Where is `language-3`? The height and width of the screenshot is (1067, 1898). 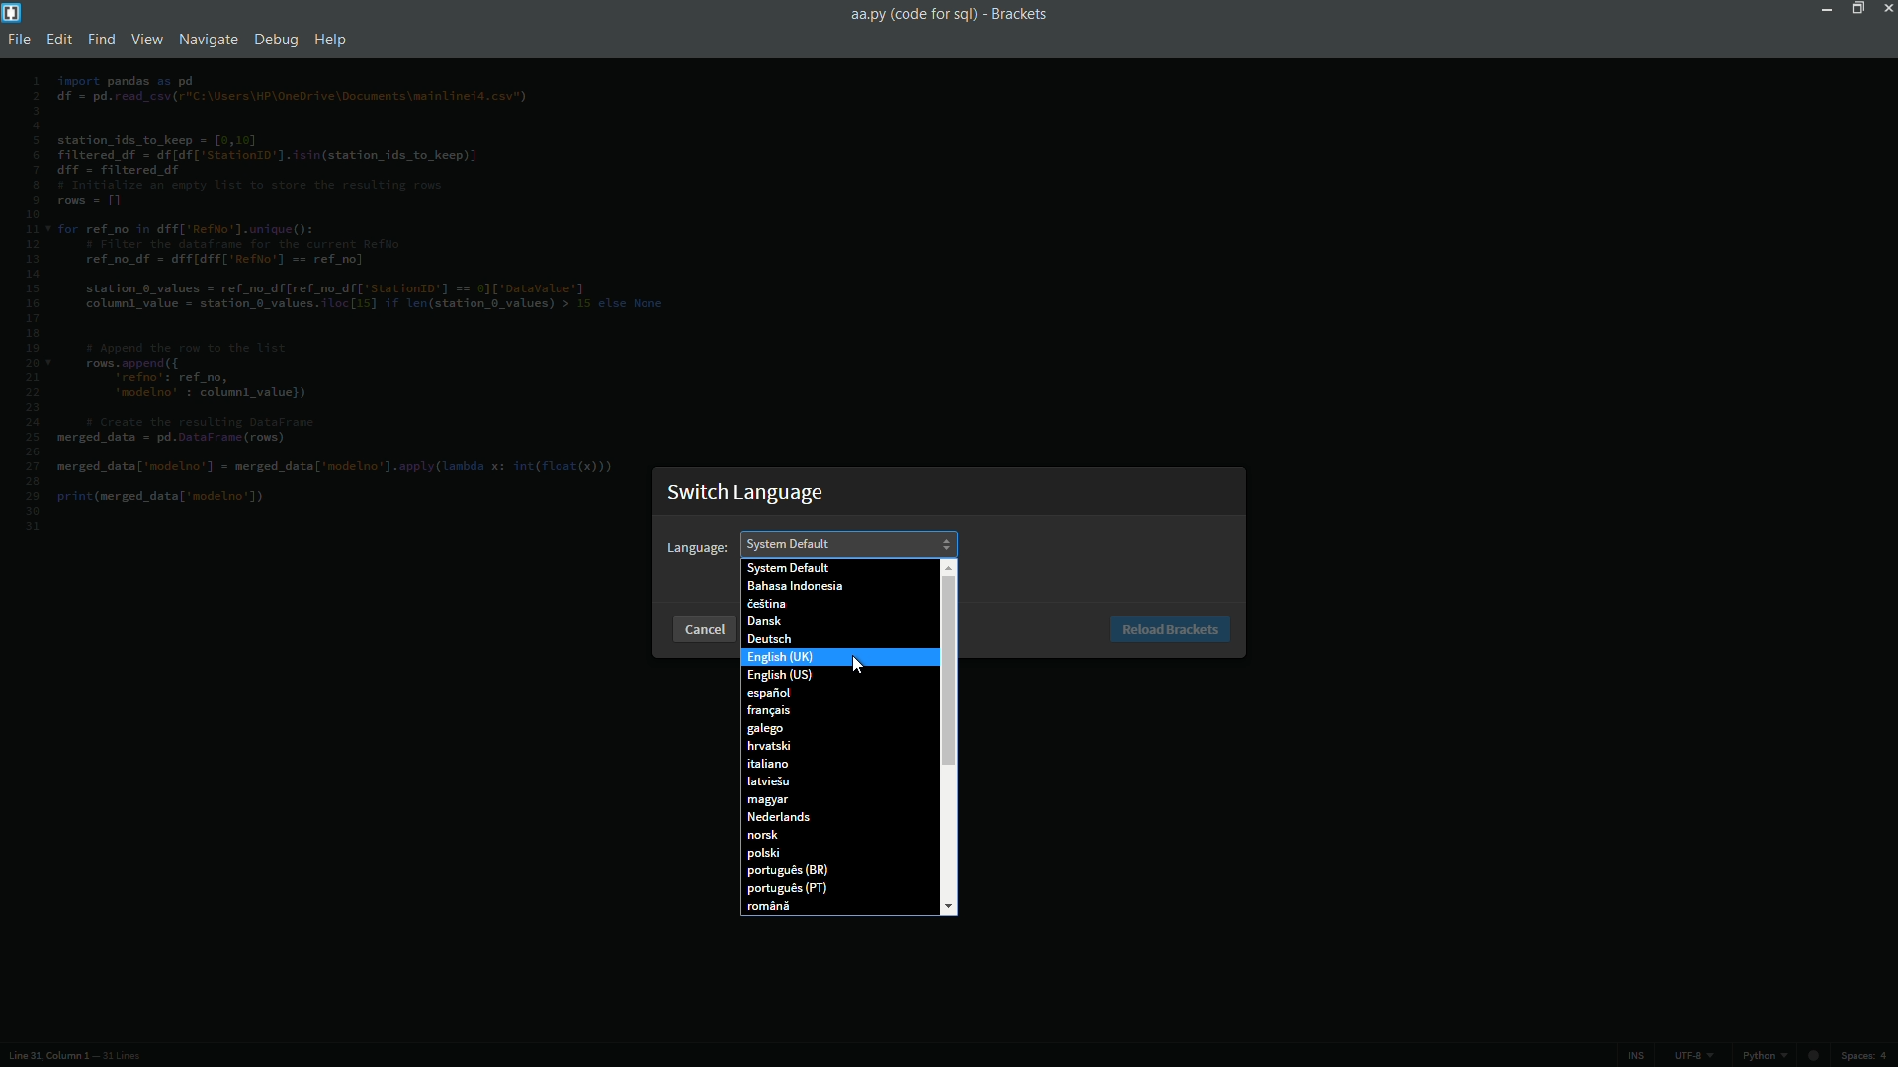 language-3 is located at coordinates (763, 621).